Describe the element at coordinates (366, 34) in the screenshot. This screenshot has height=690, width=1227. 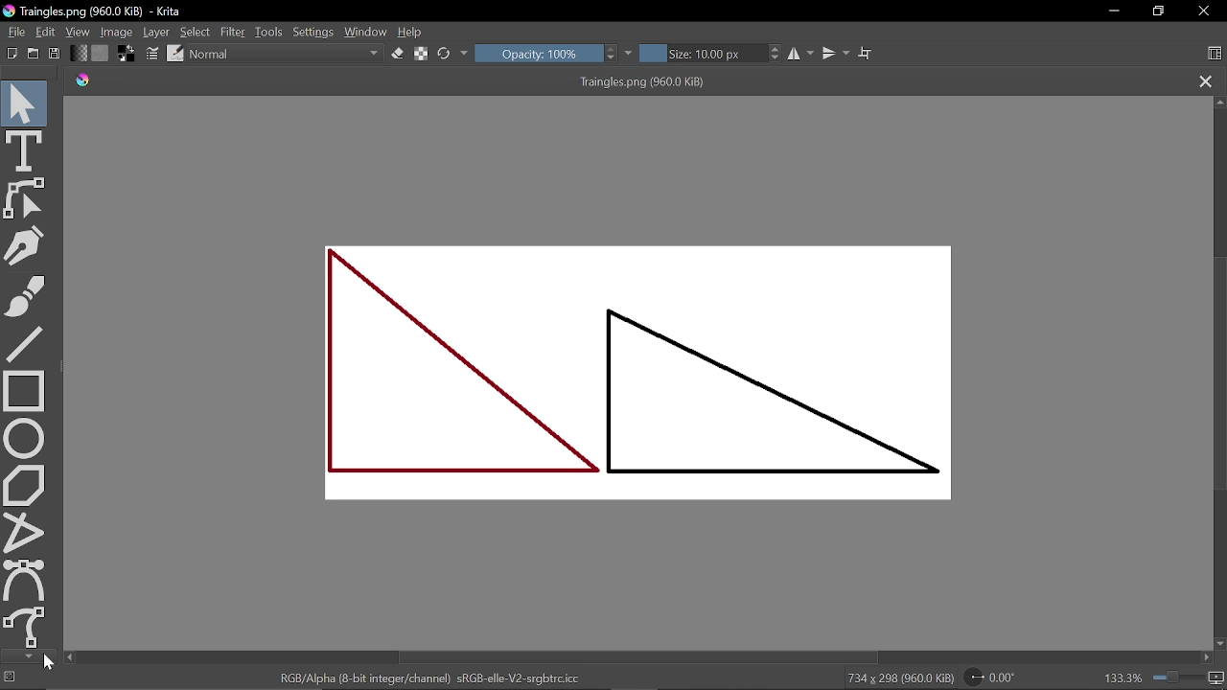
I see `Window` at that location.